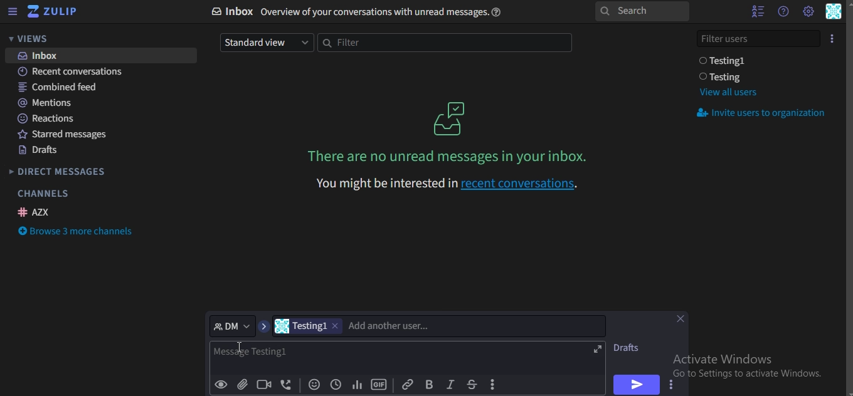 This screenshot has width=853, height=396. Describe the element at coordinates (760, 37) in the screenshot. I see `filter users` at that location.